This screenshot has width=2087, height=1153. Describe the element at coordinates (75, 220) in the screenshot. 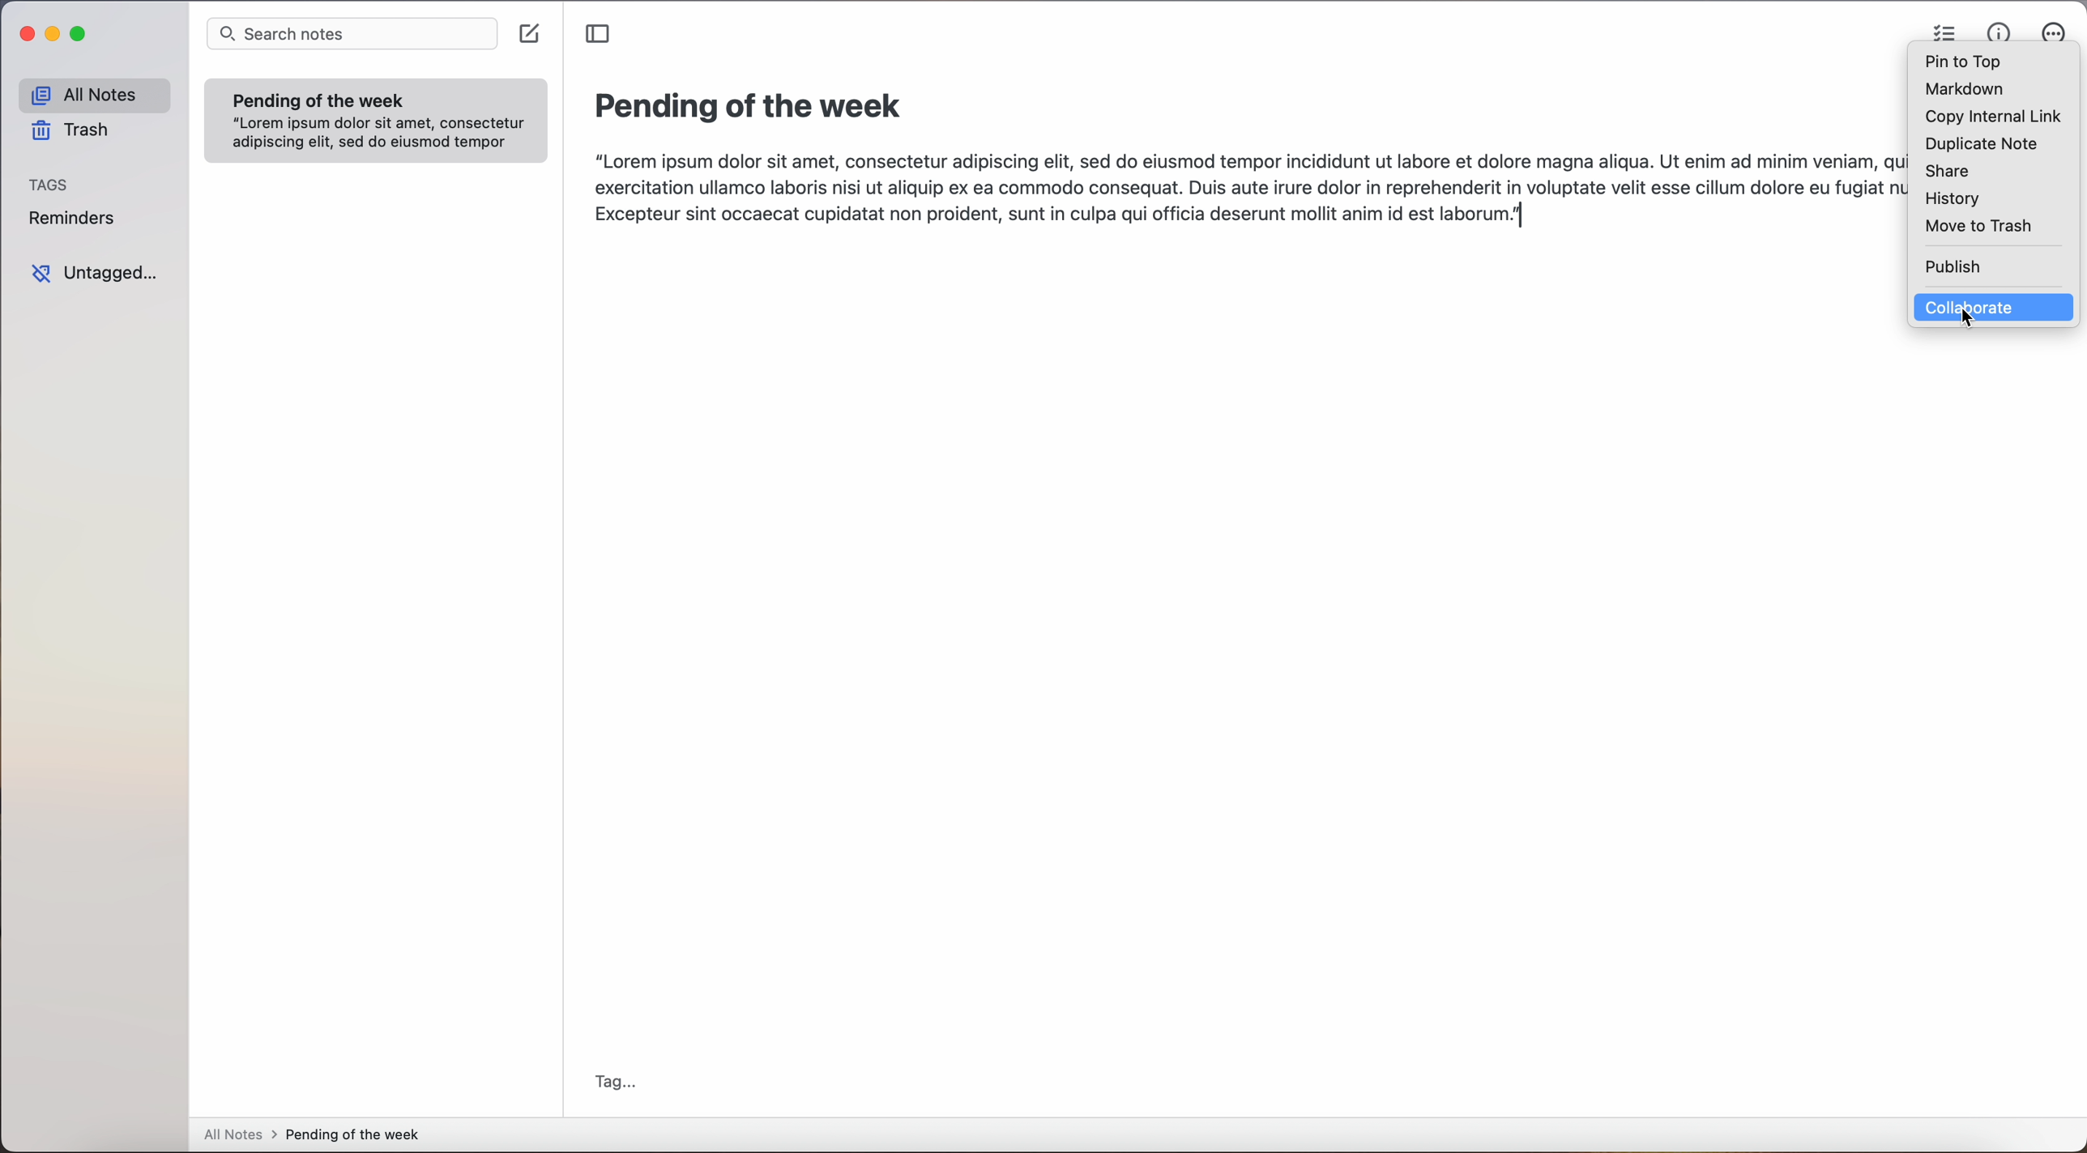

I see `reminders` at that location.